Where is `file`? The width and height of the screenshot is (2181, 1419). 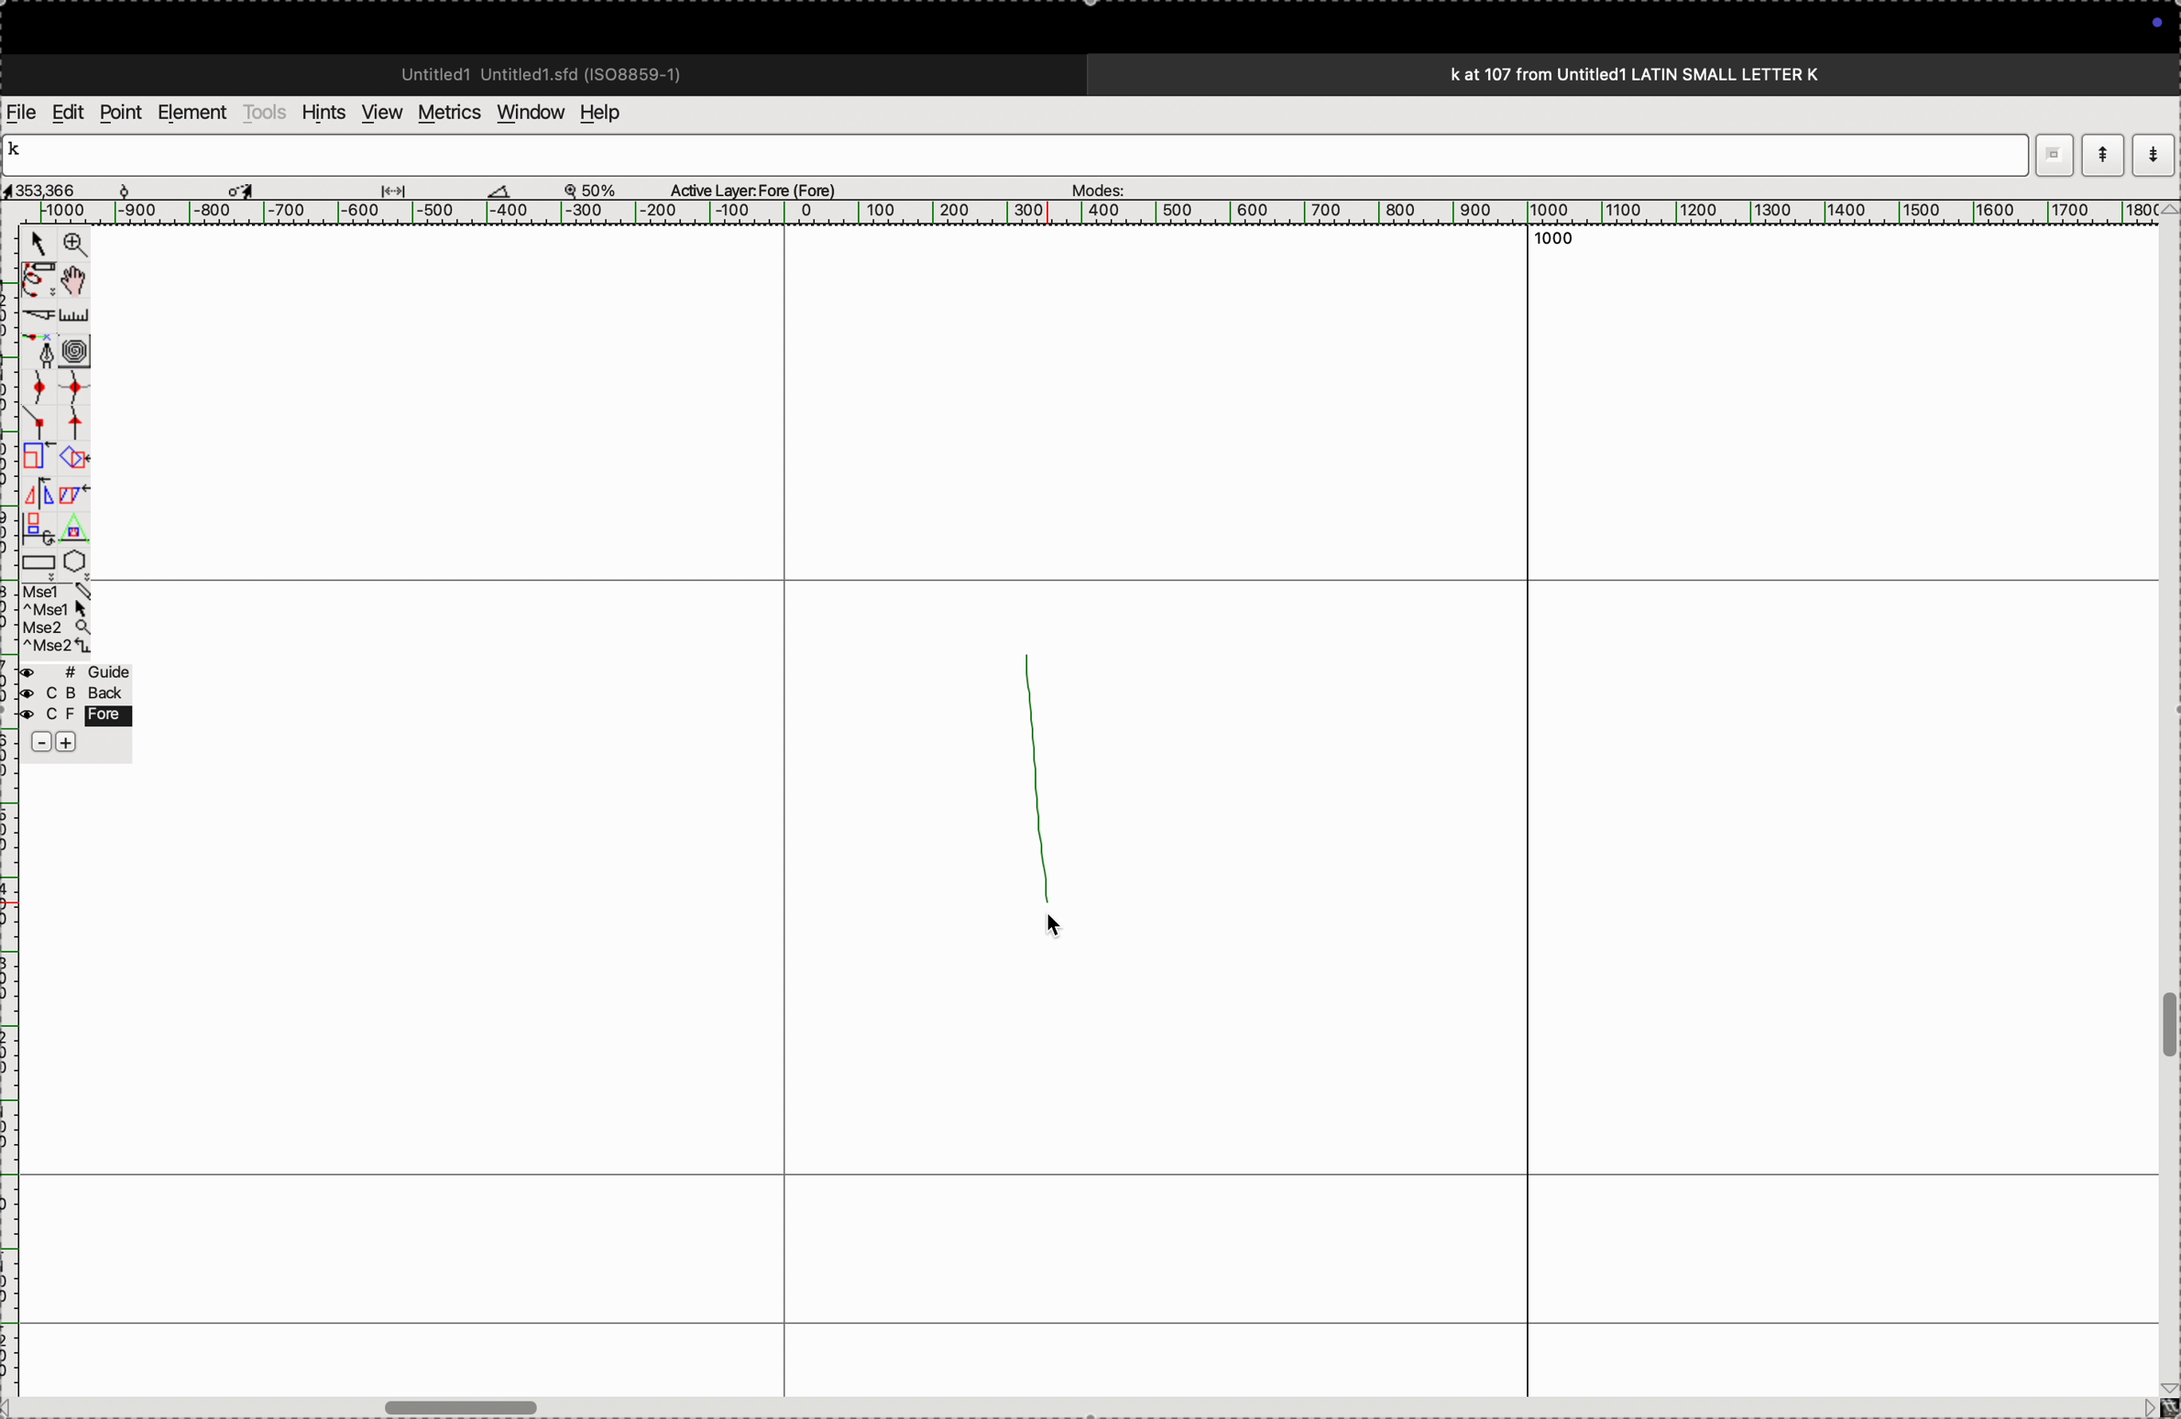 file is located at coordinates (22, 113).